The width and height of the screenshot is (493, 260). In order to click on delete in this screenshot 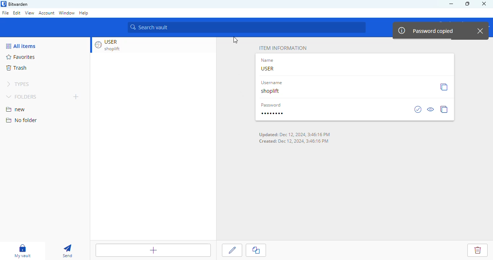, I will do `click(475, 249)`.